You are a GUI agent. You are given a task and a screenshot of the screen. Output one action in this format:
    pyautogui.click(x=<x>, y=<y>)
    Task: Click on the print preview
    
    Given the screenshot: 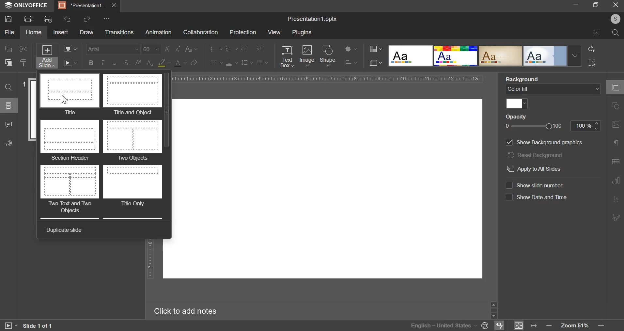 What is the action you would take?
    pyautogui.click(x=48, y=19)
    